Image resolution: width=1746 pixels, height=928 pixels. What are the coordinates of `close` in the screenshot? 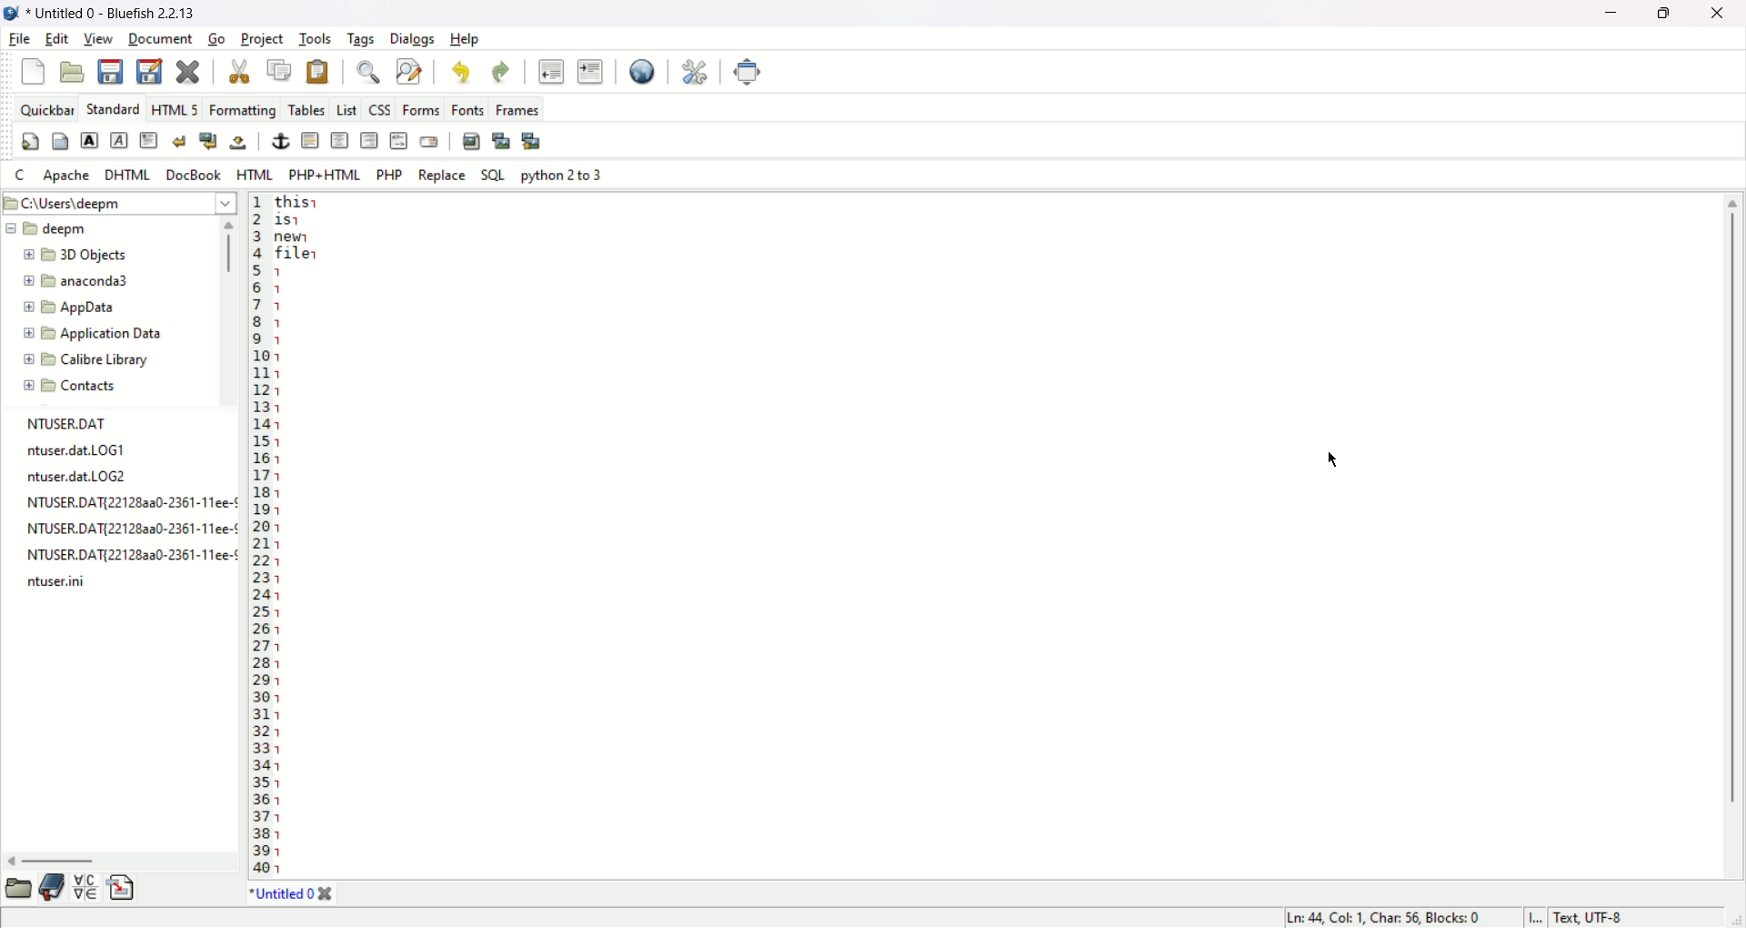 It's located at (1719, 12).